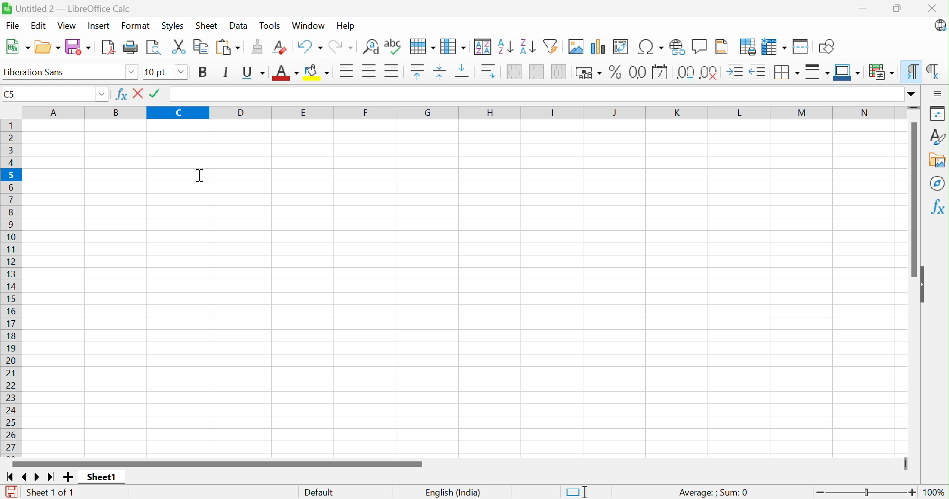 The height and width of the screenshot is (499, 949). Describe the element at coordinates (282, 48) in the screenshot. I see `Clear direct formatting` at that location.